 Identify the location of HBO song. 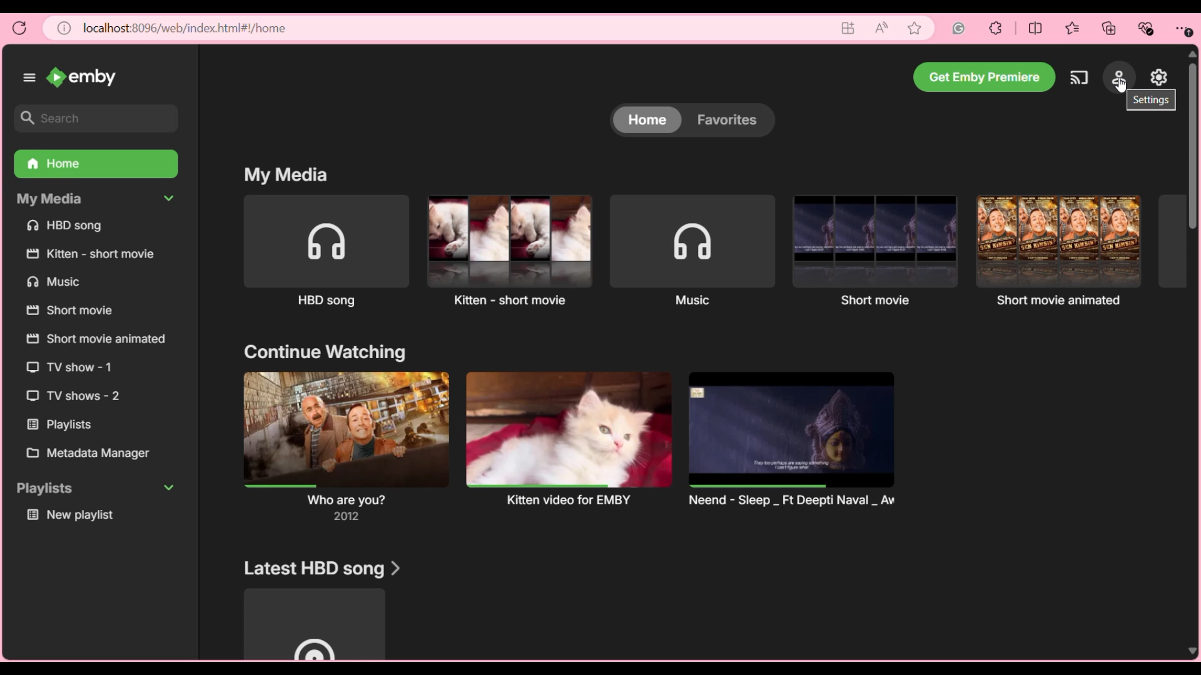
(69, 226).